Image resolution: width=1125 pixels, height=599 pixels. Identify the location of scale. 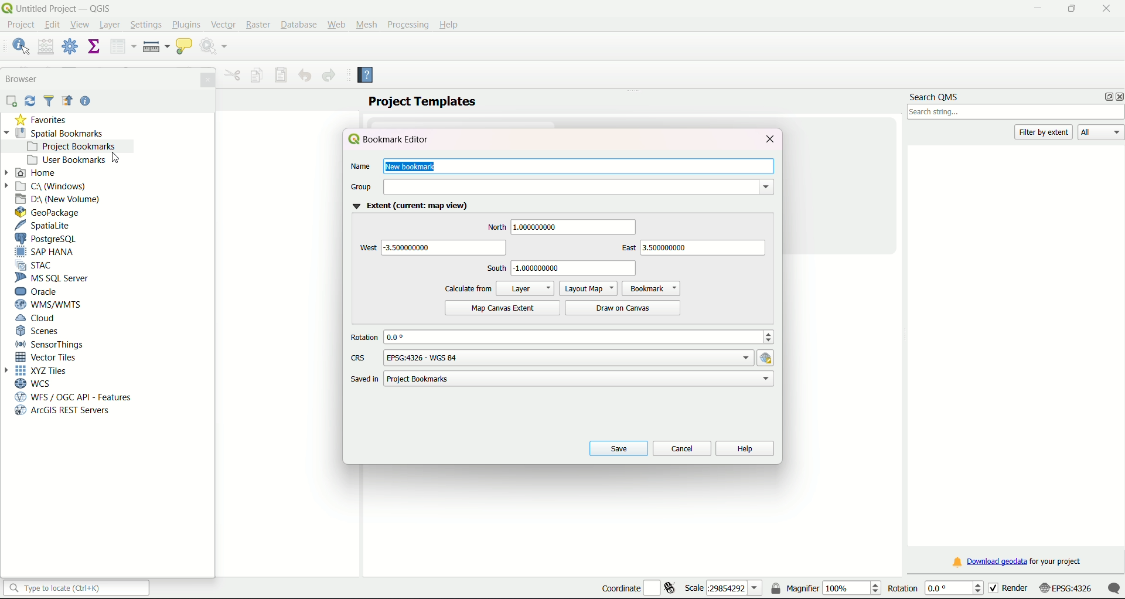
(1087, 590).